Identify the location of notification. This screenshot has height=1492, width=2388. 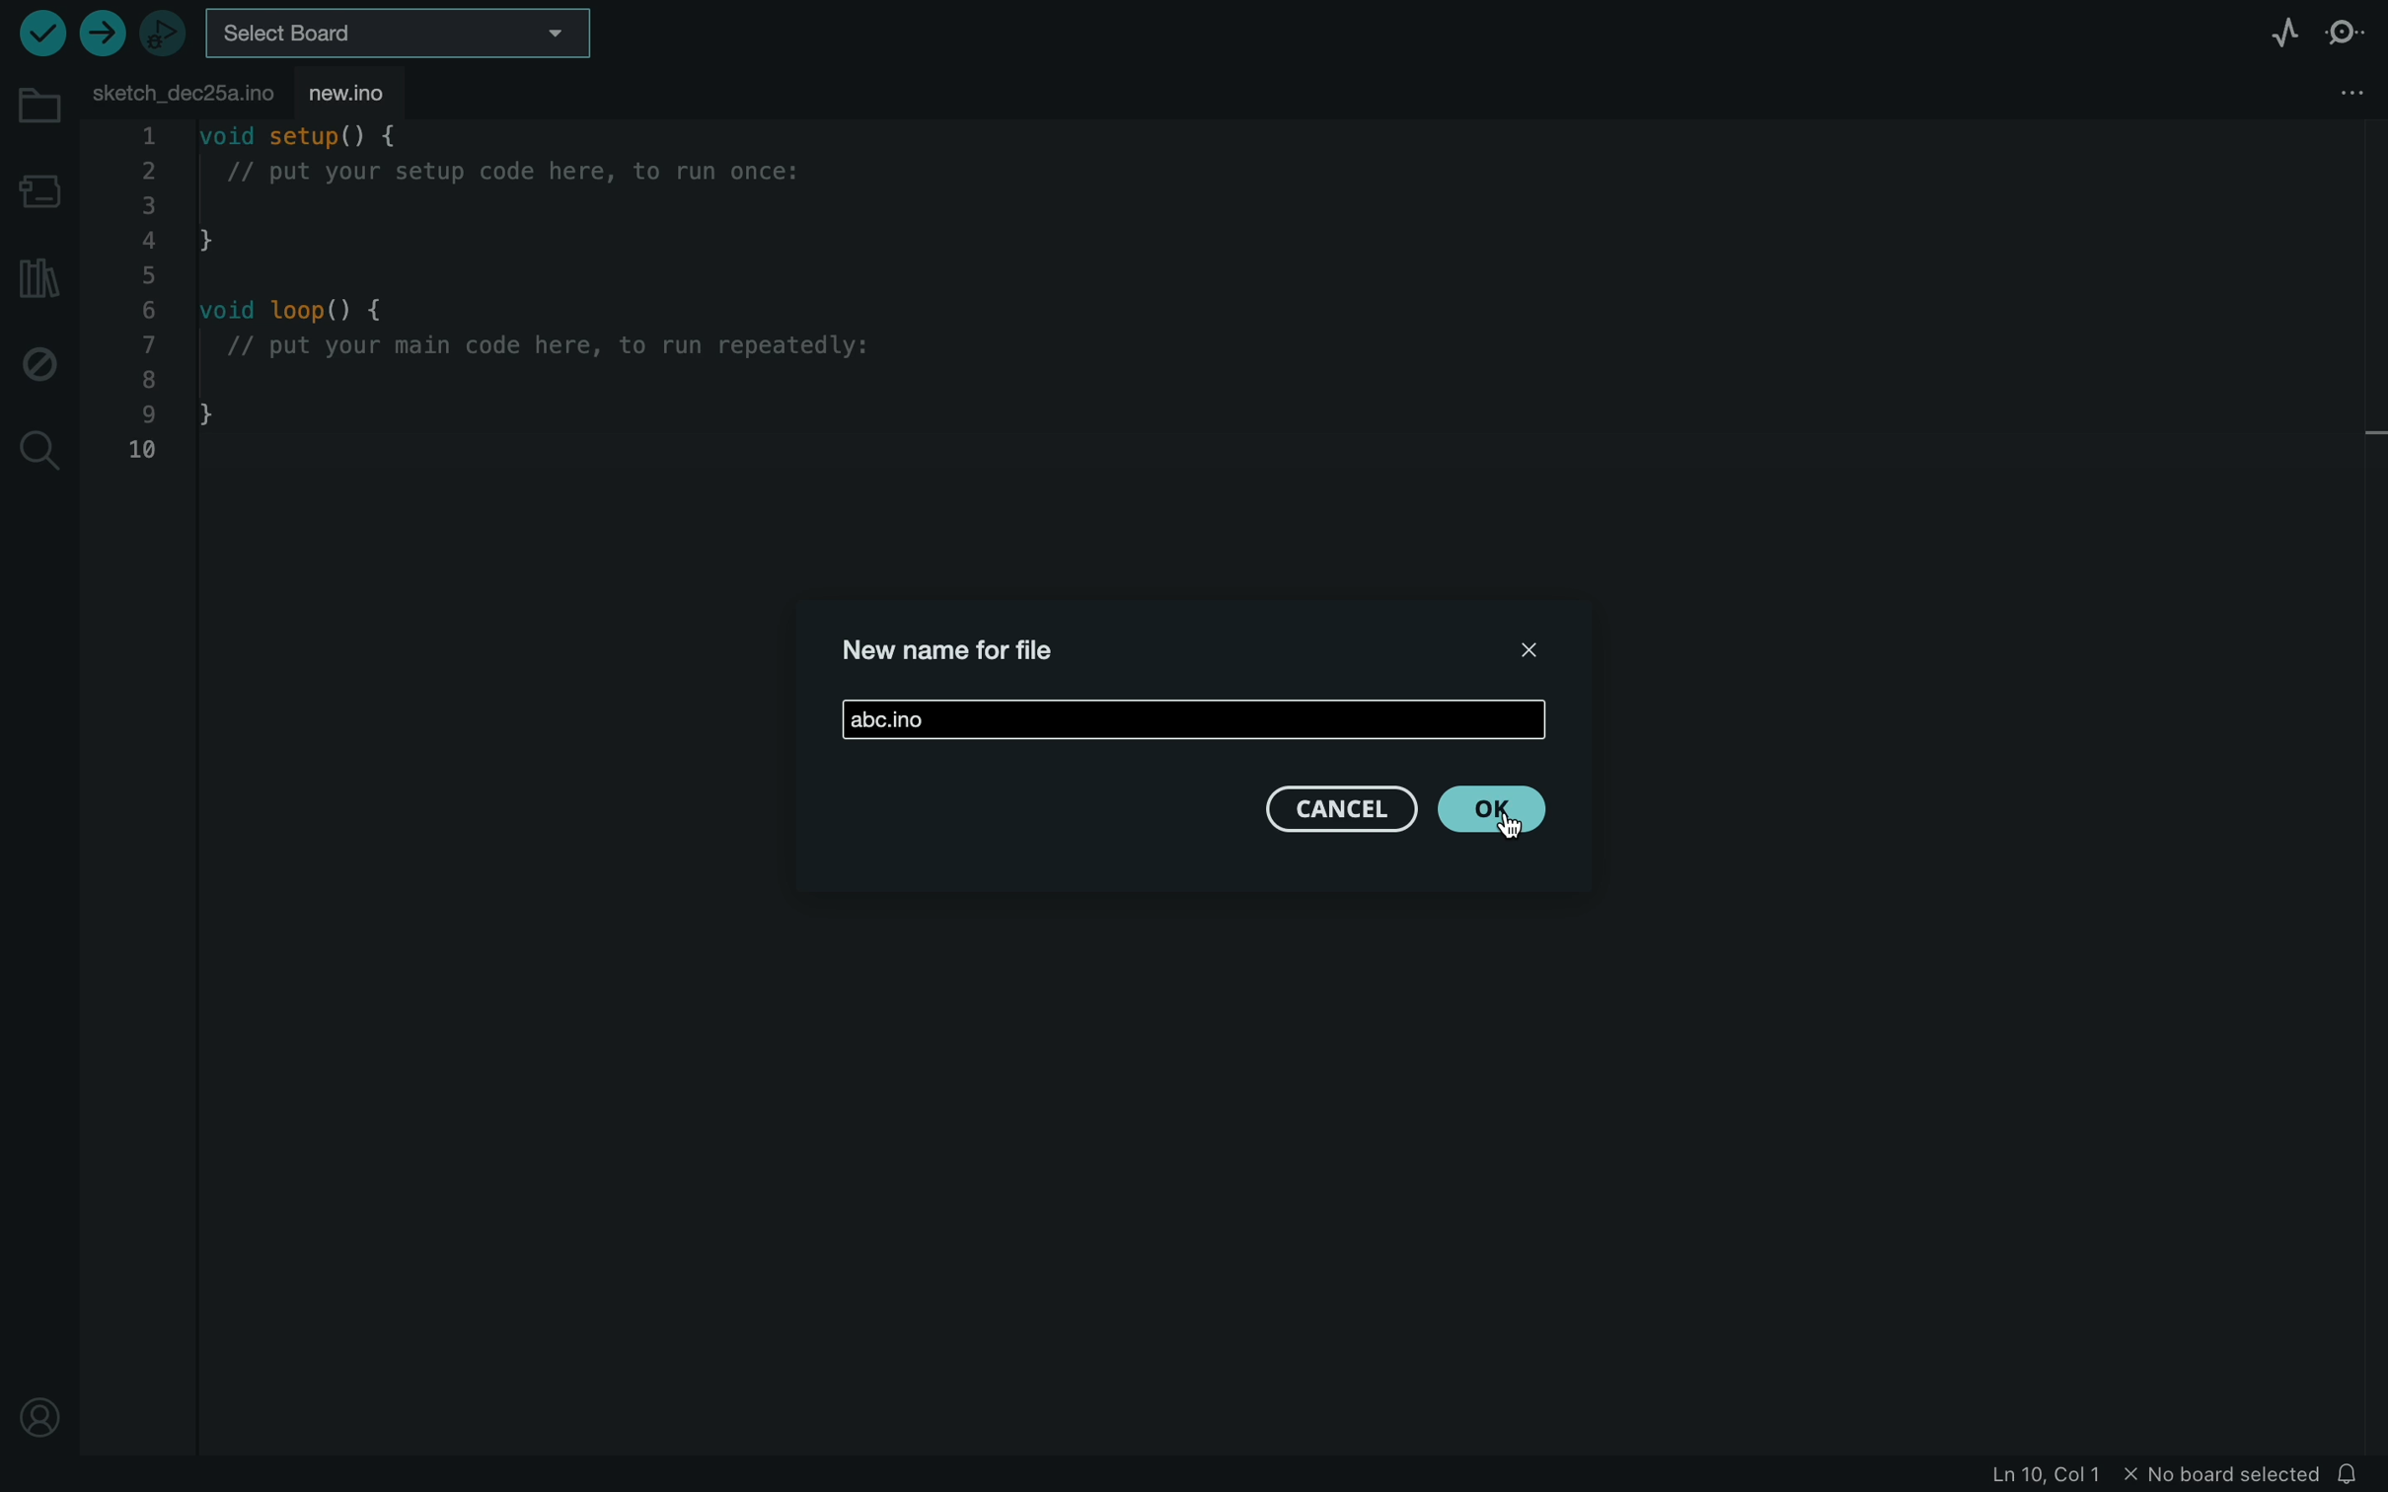
(2355, 1474).